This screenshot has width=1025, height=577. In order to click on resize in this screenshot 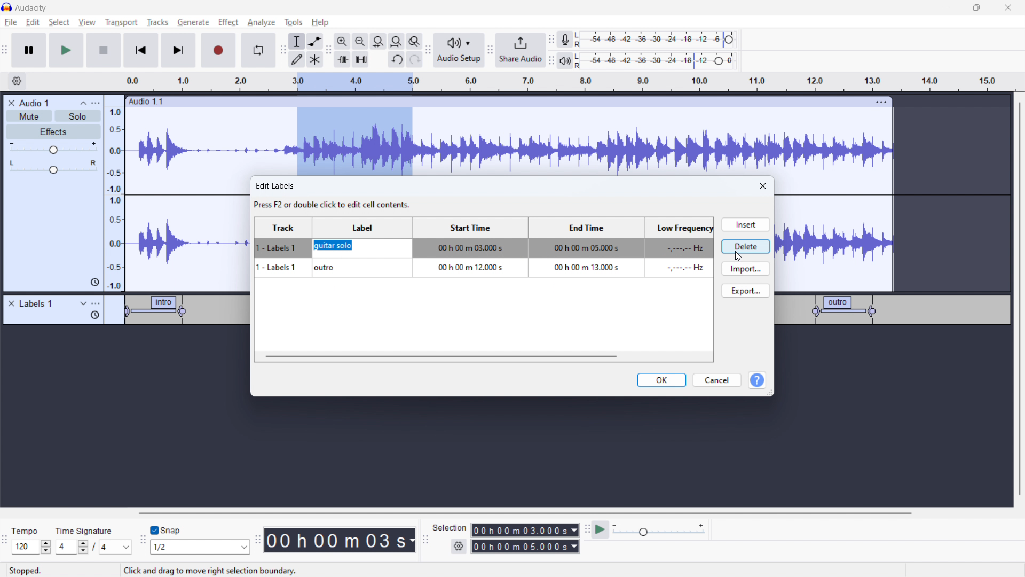, I will do `click(770, 393)`.